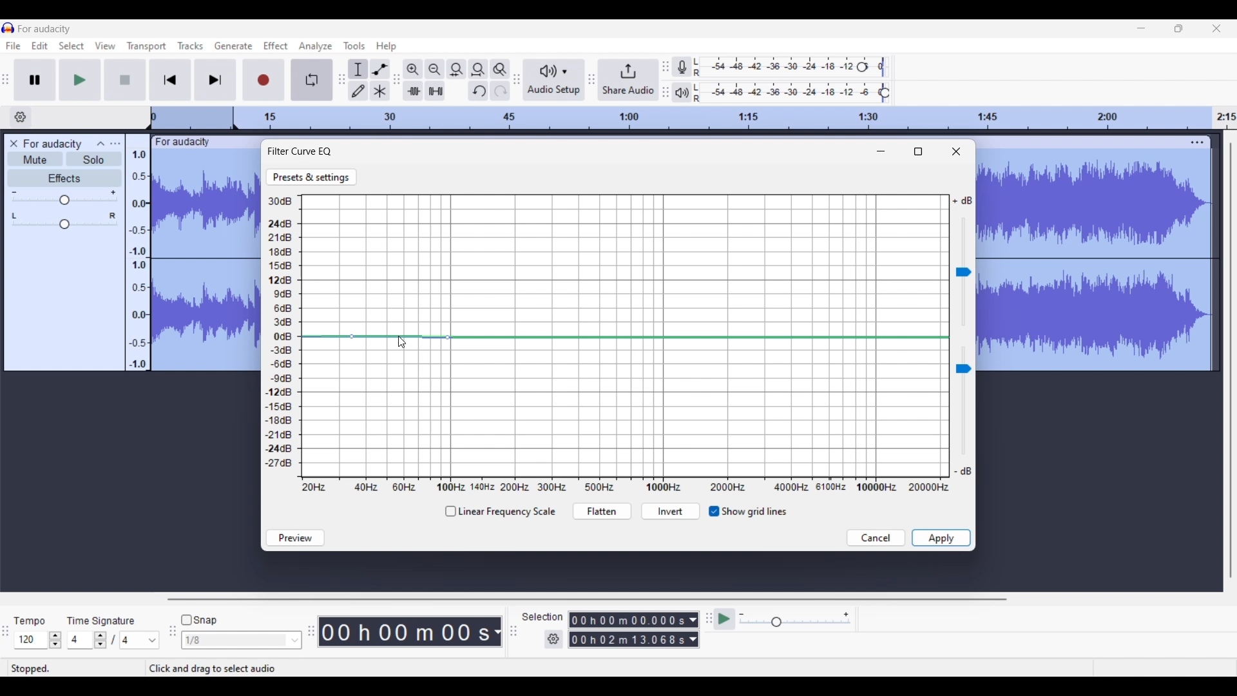 The width and height of the screenshot is (1237, 696). Describe the element at coordinates (296, 641) in the screenshot. I see `Snap option` at that location.